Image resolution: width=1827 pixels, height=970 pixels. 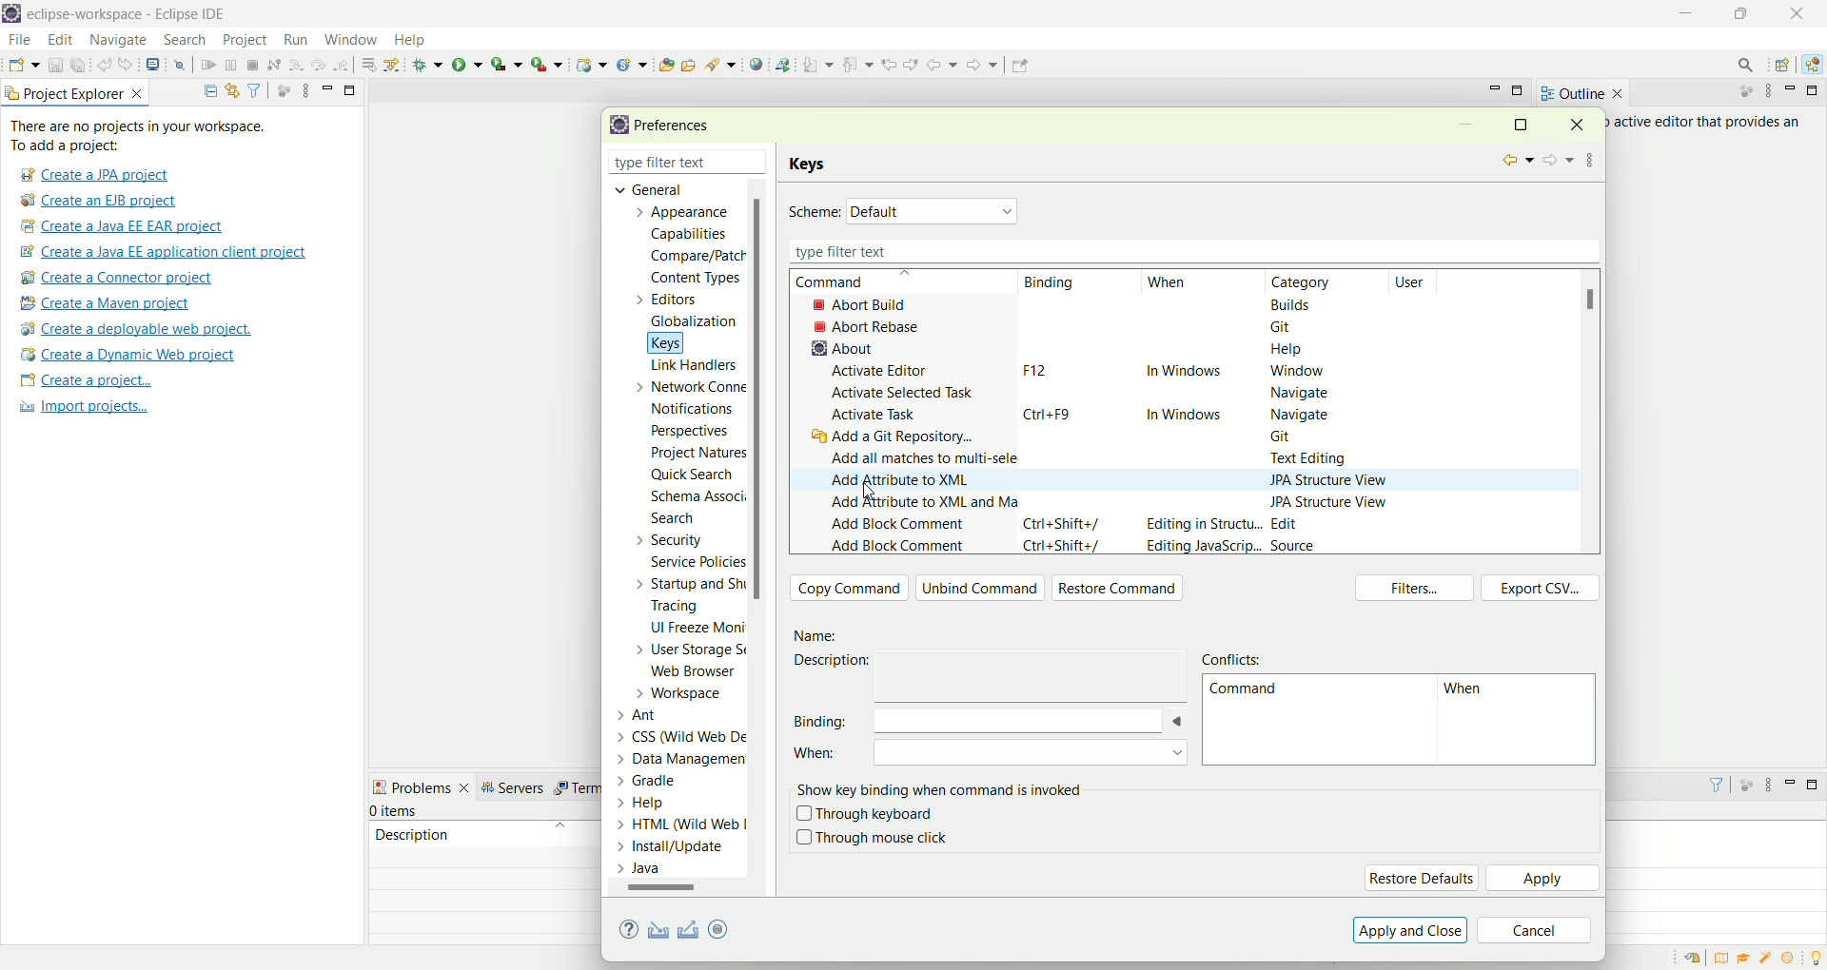 I want to click on security, so click(x=665, y=540).